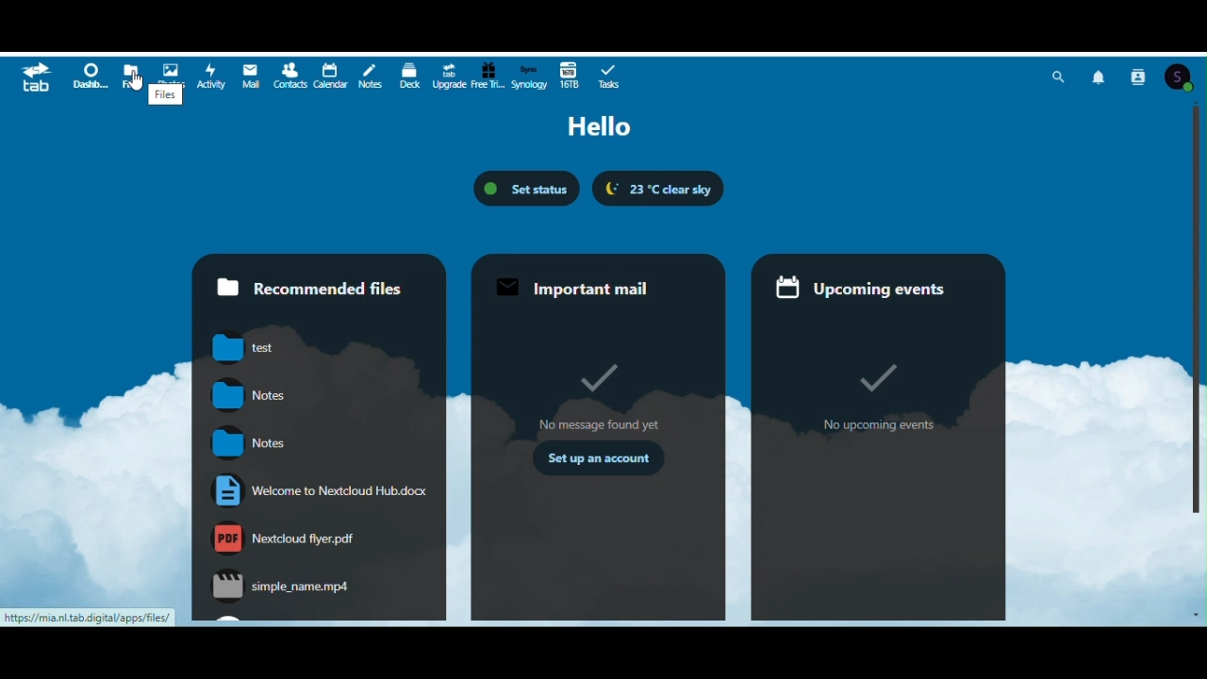 This screenshot has height=679, width=1207. I want to click on no upcoming events, so click(890, 427).